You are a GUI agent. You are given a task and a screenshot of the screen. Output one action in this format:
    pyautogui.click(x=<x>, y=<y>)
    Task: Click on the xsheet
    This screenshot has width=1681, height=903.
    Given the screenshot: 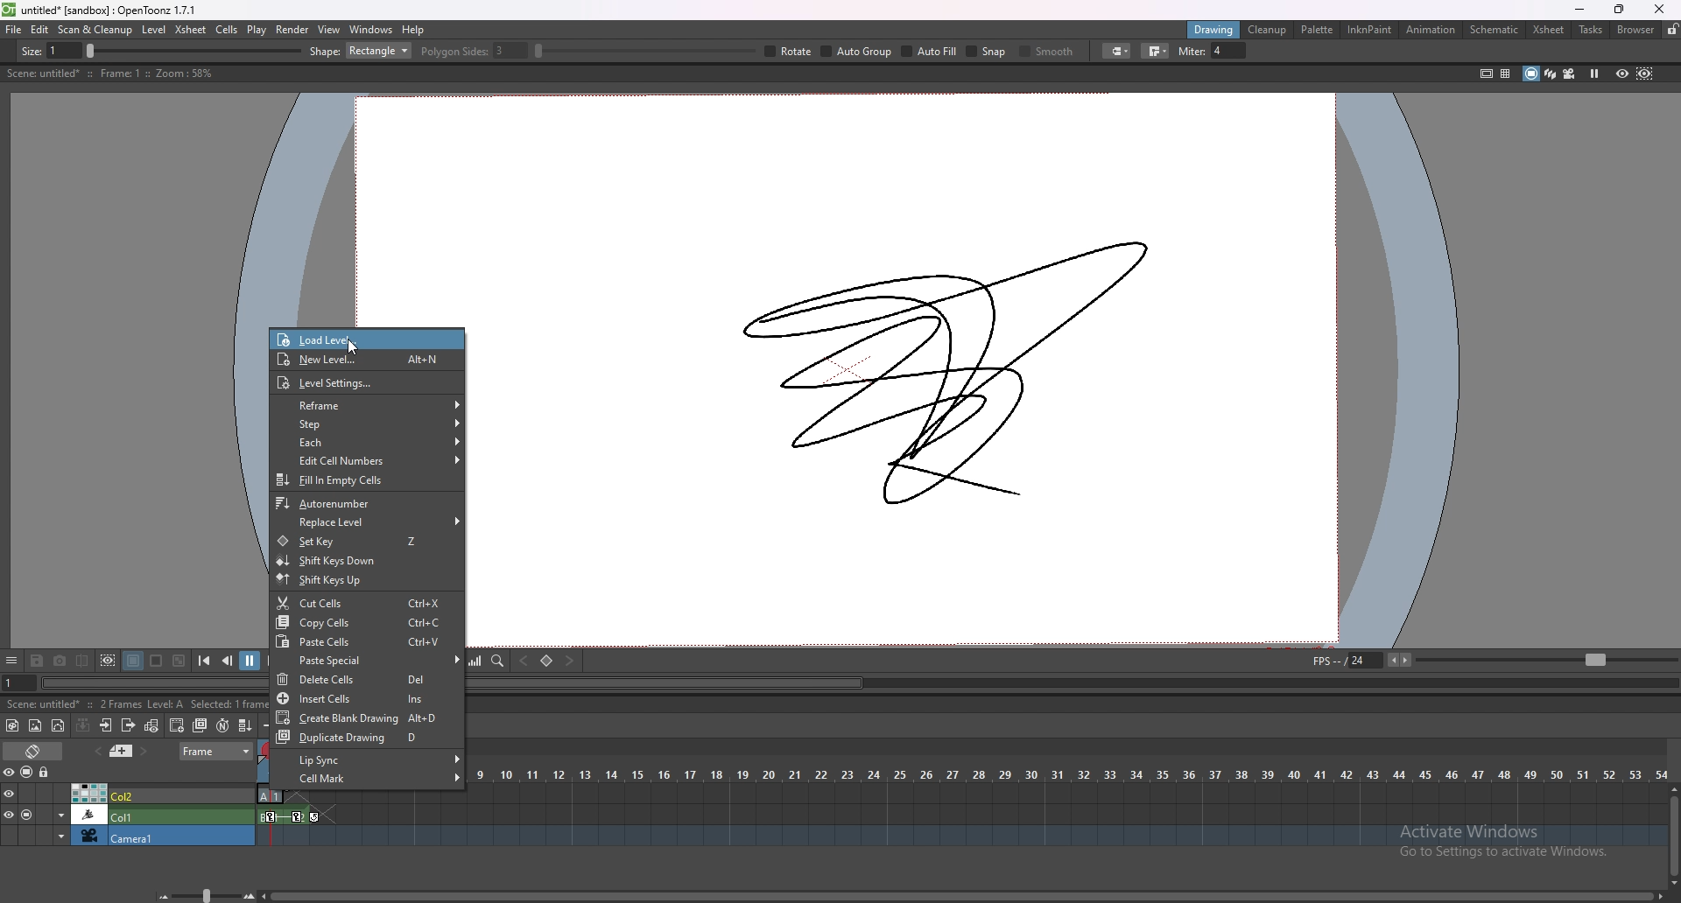 What is the action you would take?
    pyautogui.click(x=1549, y=30)
    